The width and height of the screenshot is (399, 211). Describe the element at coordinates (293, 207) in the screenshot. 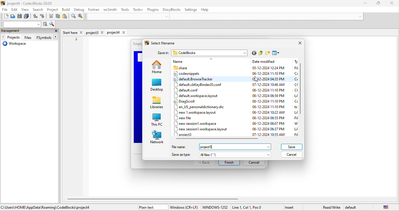

I see `insert` at that location.